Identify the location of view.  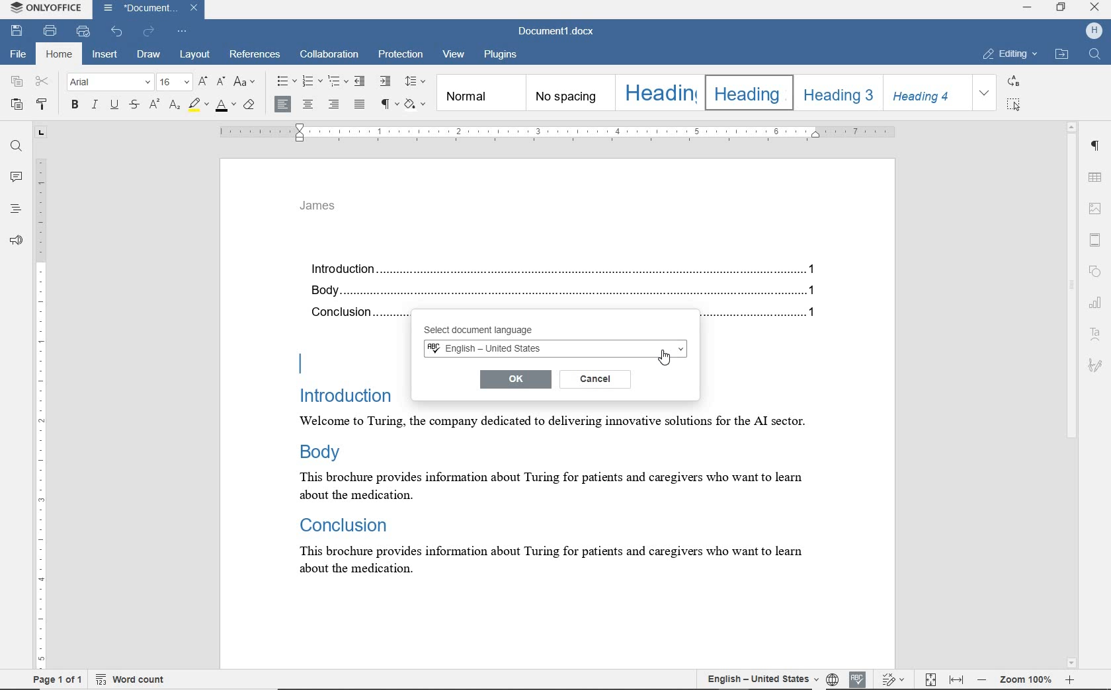
(456, 56).